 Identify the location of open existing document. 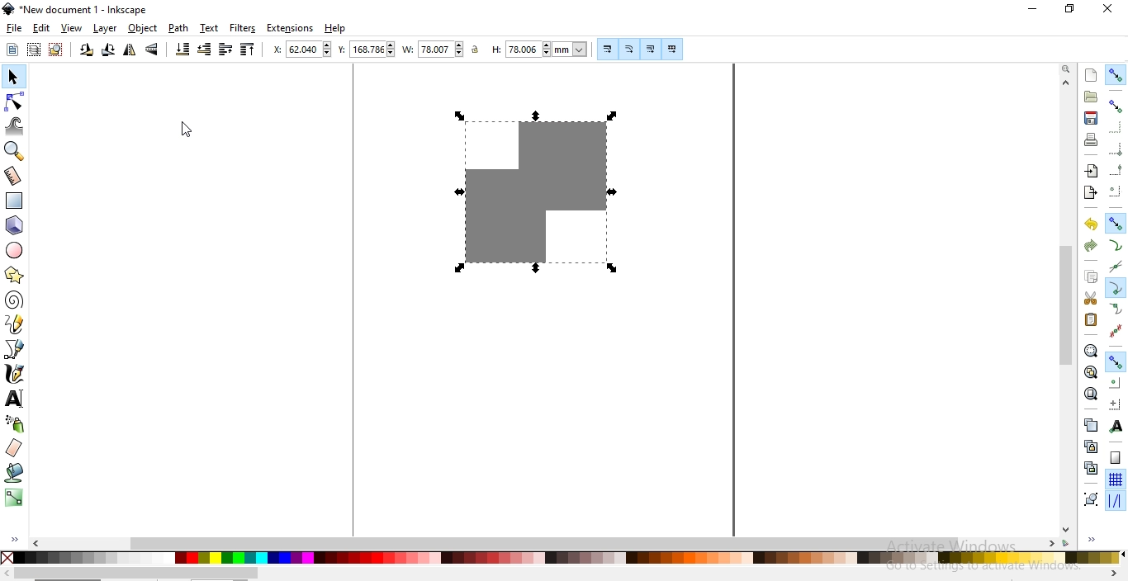
(1091, 97).